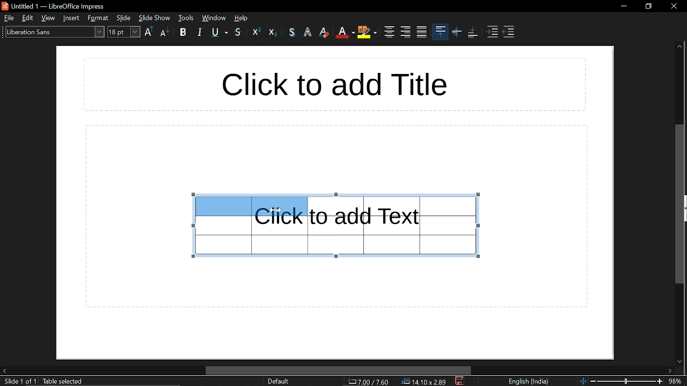  I want to click on window, so click(186, 18).